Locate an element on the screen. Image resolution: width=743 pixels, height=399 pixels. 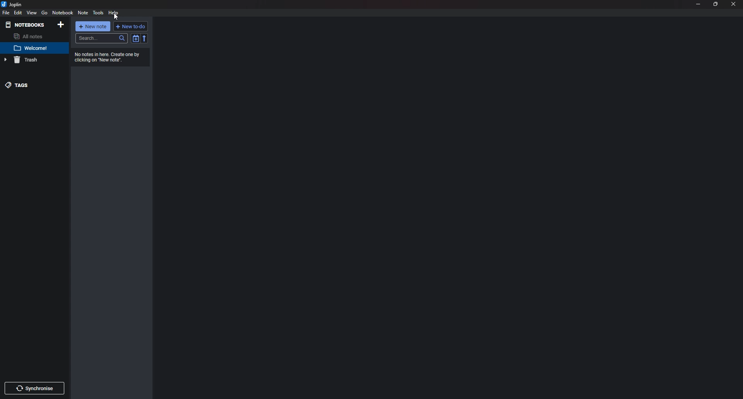
help is located at coordinates (113, 13).